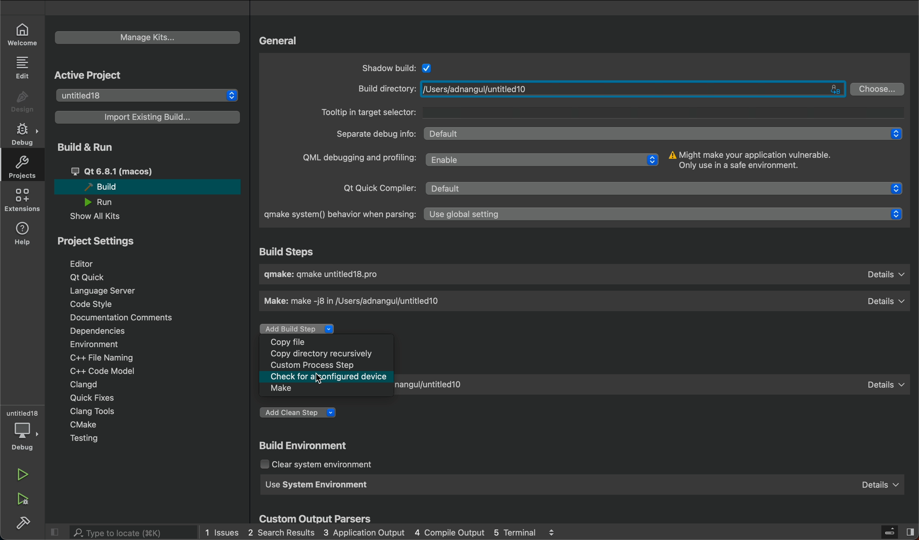 Image resolution: width=919 pixels, height=540 pixels. I want to click on help, so click(24, 231).